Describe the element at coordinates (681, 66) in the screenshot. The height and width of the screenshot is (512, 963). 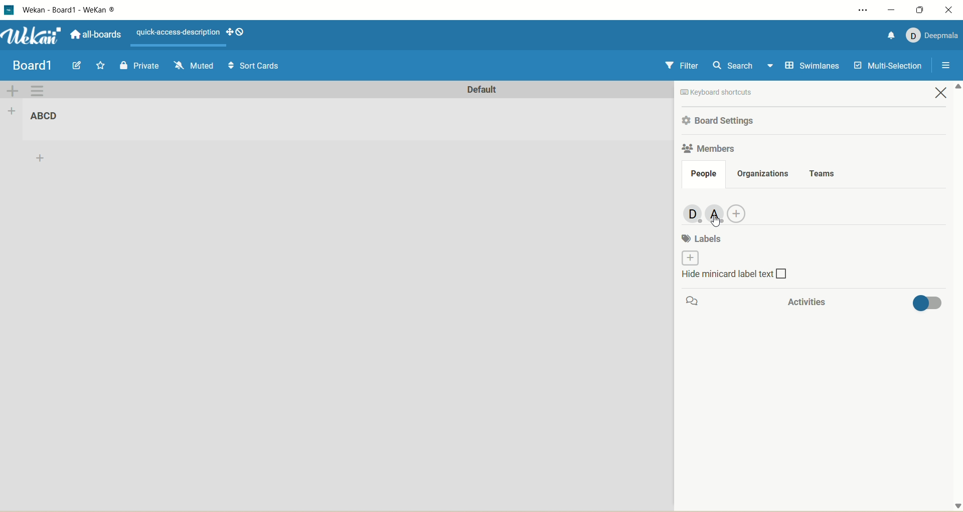
I see `filter` at that location.